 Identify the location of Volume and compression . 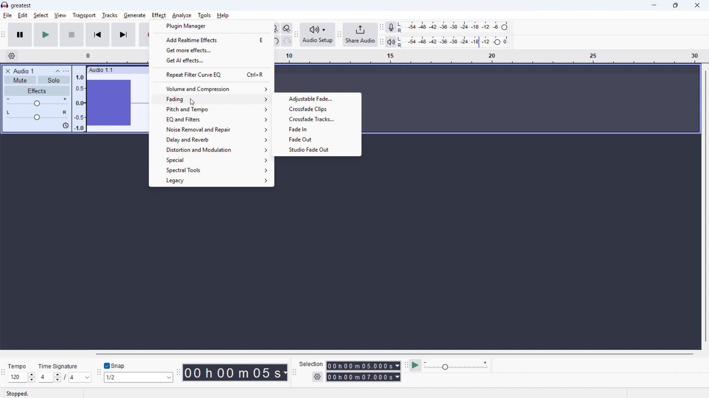
(212, 89).